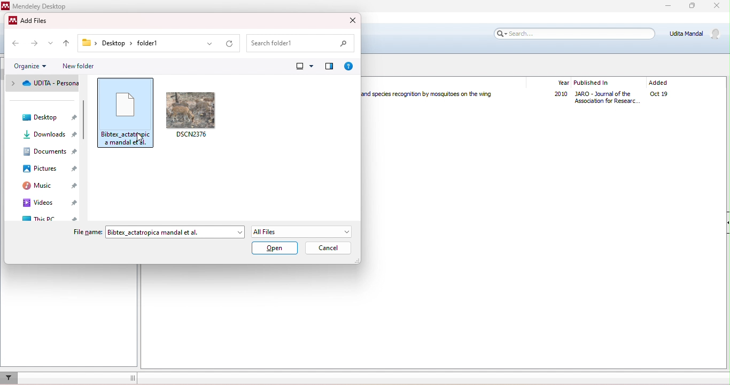  I want to click on Collapse/Expand, so click(728, 222).